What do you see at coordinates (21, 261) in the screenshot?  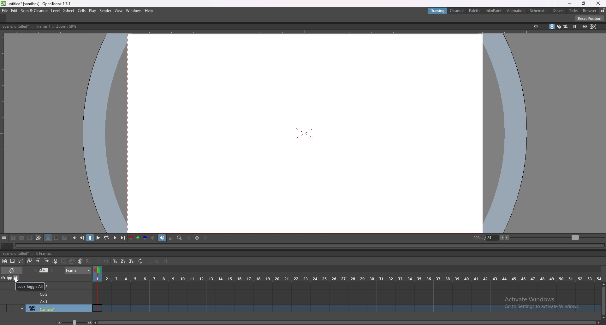 I see `new vector level` at bounding box center [21, 261].